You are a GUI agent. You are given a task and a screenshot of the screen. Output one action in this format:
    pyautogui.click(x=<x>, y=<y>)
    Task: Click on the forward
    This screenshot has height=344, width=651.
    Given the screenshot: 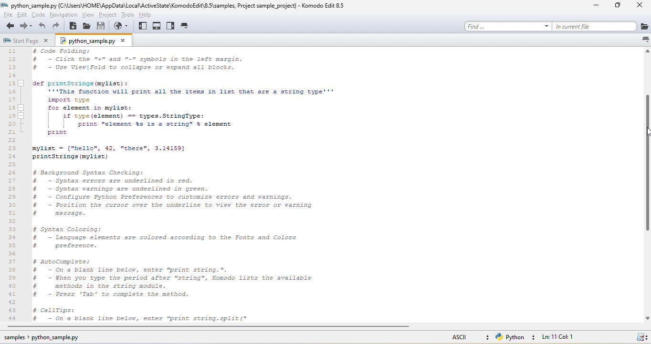 What is the action you would take?
    pyautogui.click(x=27, y=26)
    